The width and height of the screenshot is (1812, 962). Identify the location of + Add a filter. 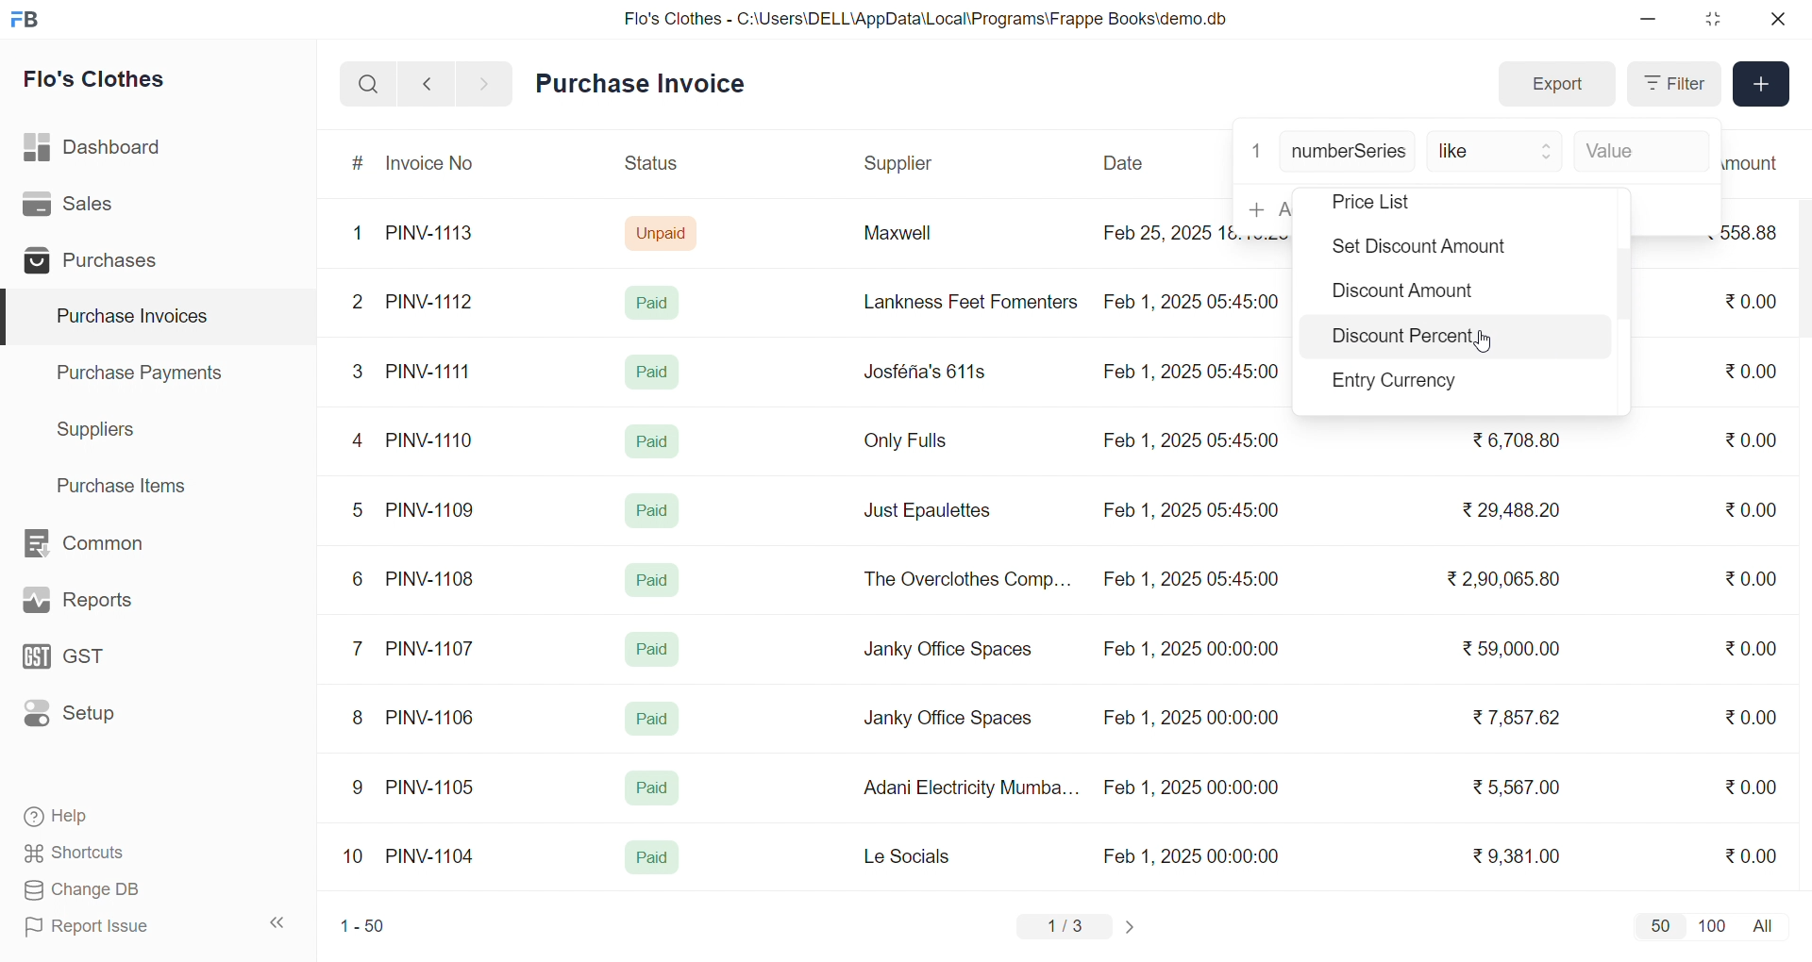
(1264, 208).